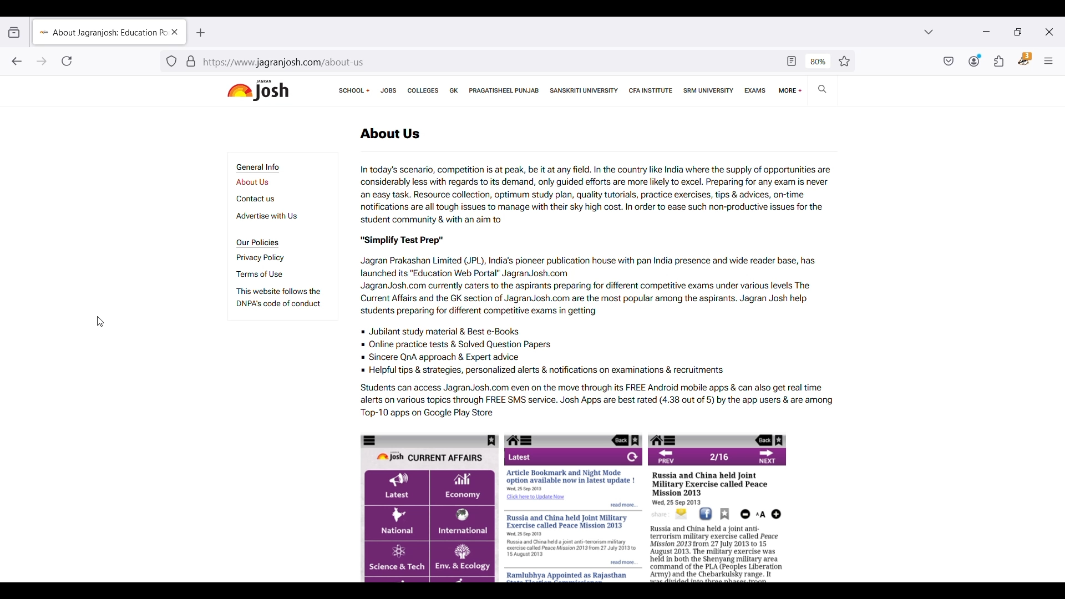 The height and width of the screenshot is (599, 1065). I want to click on Jubilant study material & Best e-Books

Online practice tests & Solved Question Papers

Sincere QnA approach & Expert advice

Helpful tips & strategies, personalized alerts & notifications on examinations & recruitments, so click(544, 349).